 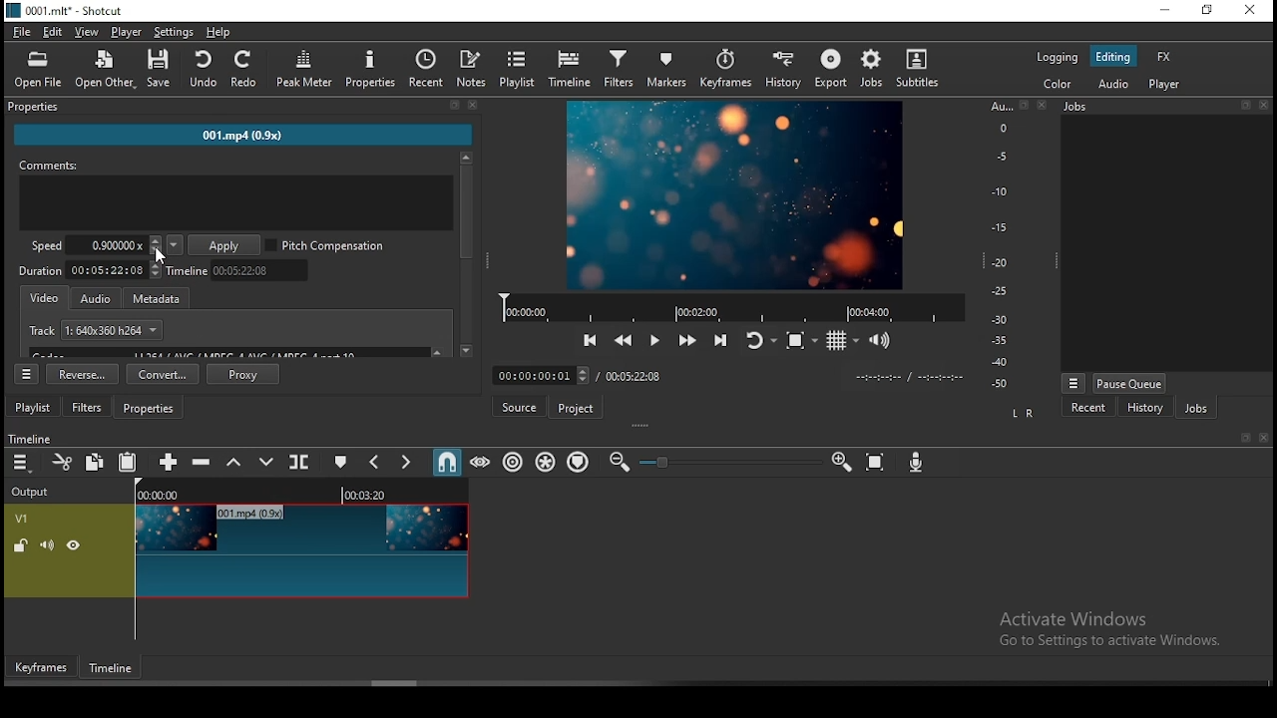 I want to click on view/hide, so click(x=77, y=546).